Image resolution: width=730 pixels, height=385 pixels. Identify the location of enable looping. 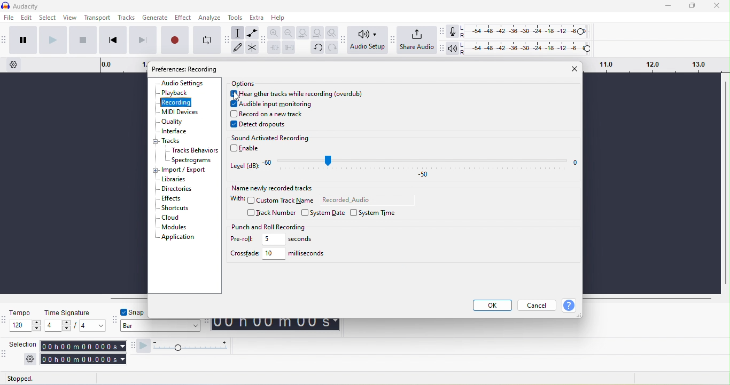
(207, 41).